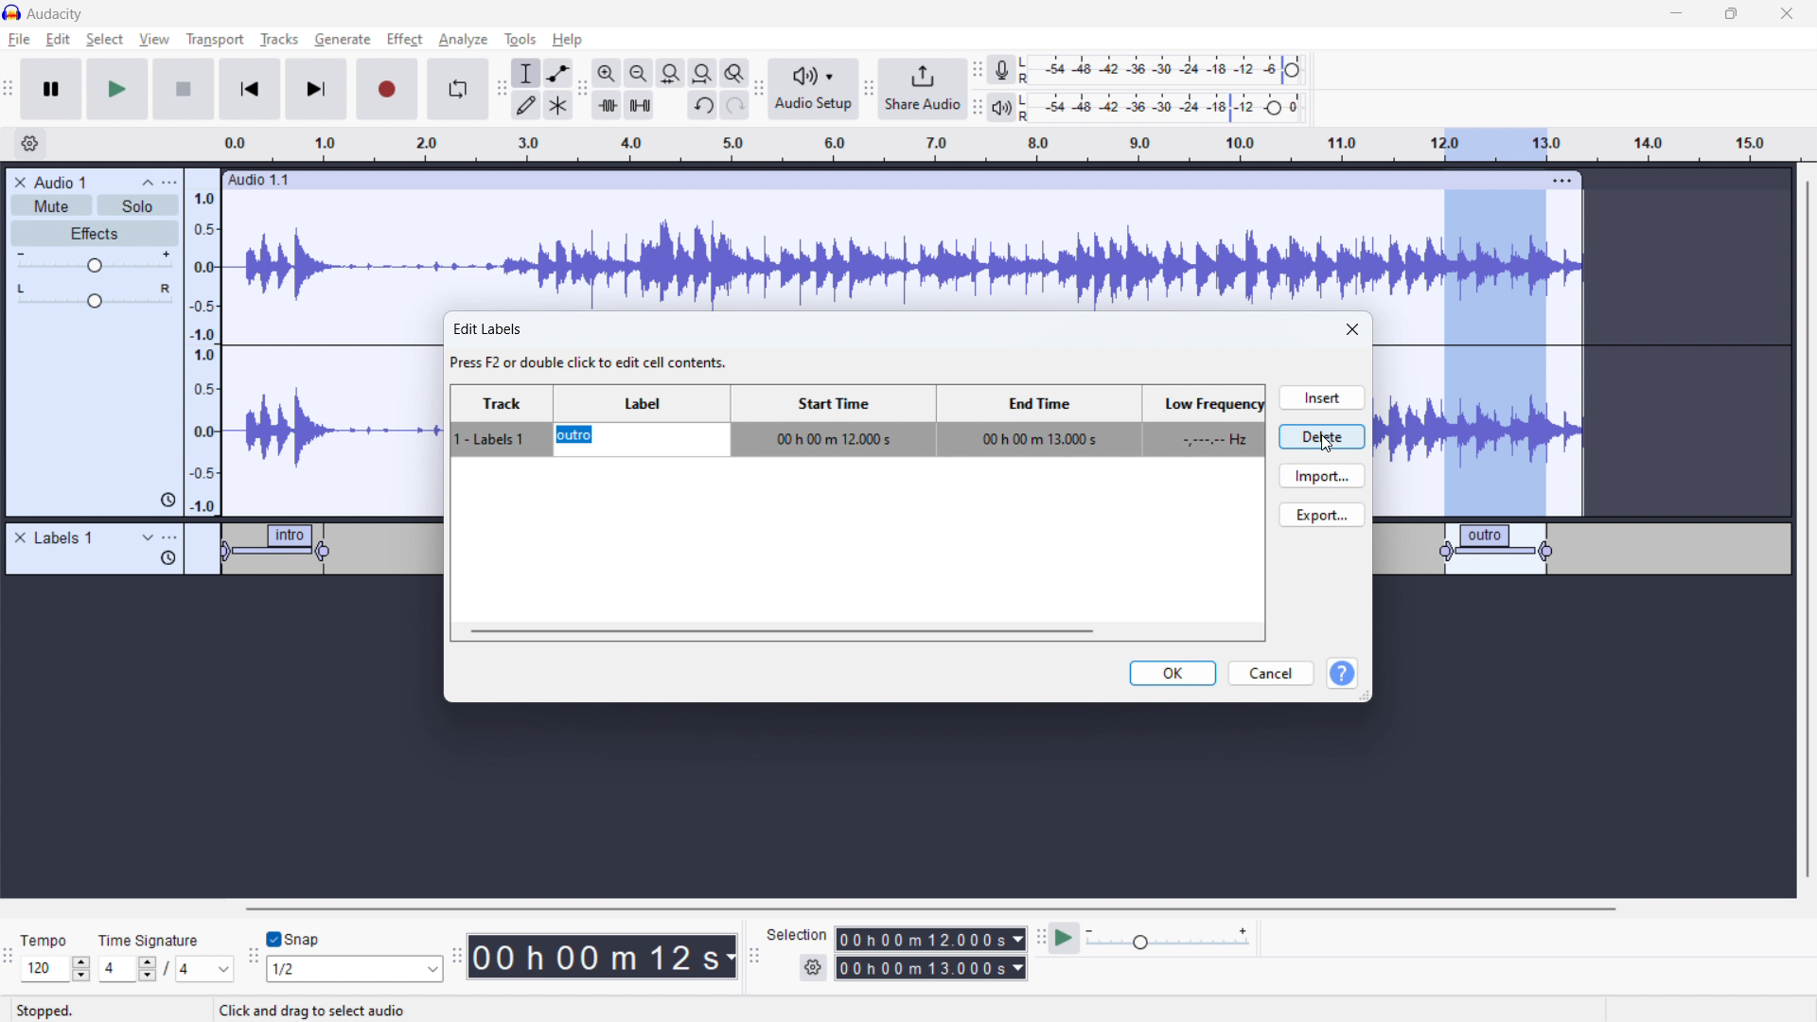 The width and height of the screenshot is (1817, 1022). What do you see at coordinates (1342, 675) in the screenshot?
I see `help` at bounding box center [1342, 675].